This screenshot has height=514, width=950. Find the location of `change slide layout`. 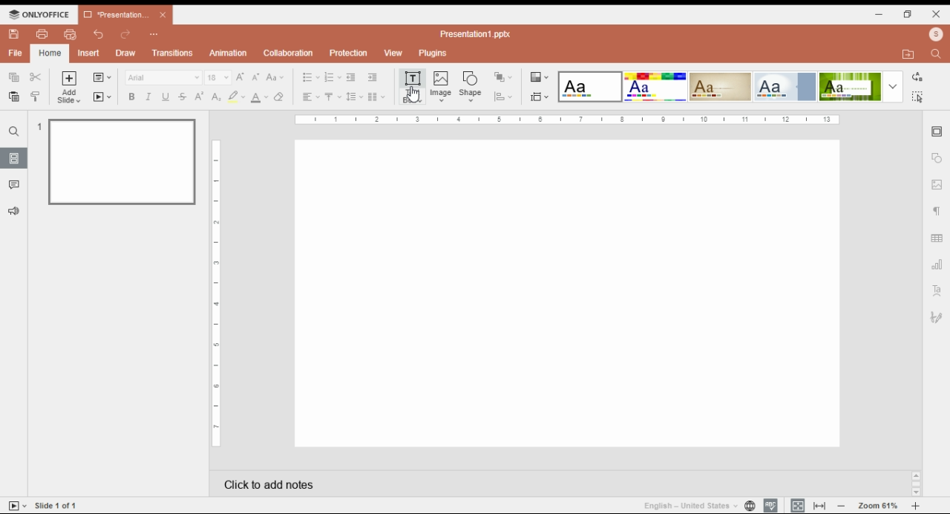

change slide layout is located at coordinates (102, 77).